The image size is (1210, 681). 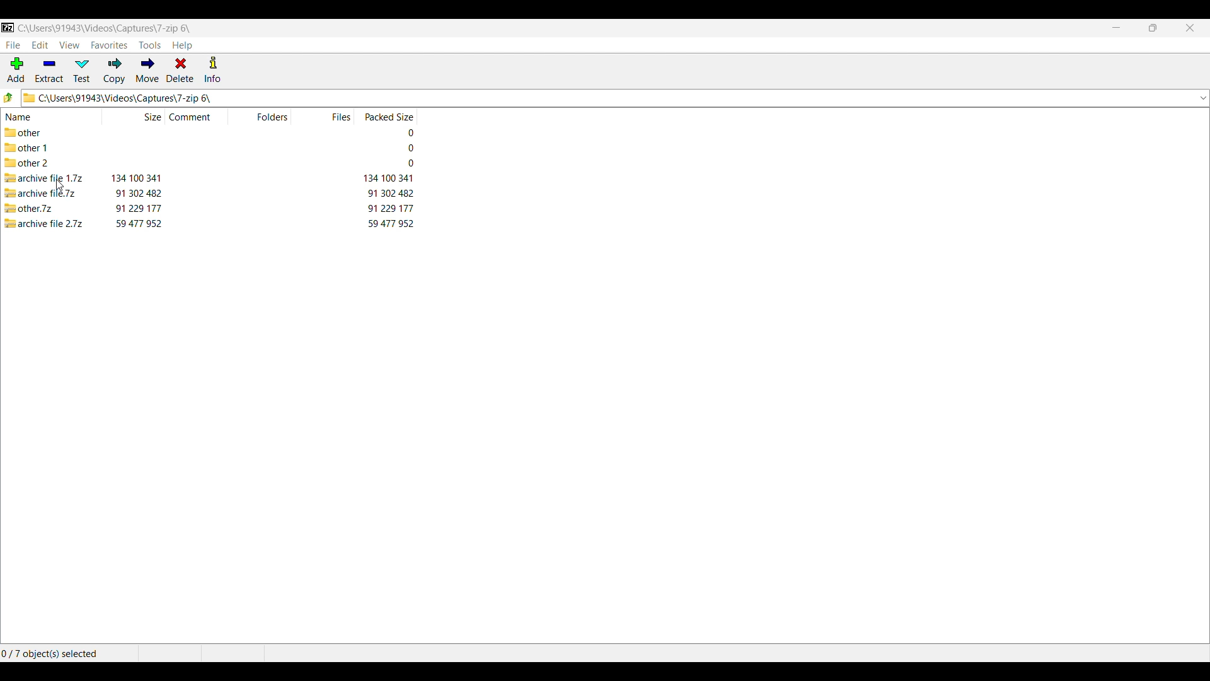 I want to click on Edit, so click(x=40, y=45).